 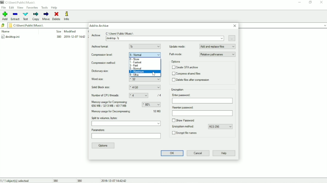 What do you see at coordinates (136, 63) in the screenshot?
I see `1 - Fastest` at bounding box center [136, 63].